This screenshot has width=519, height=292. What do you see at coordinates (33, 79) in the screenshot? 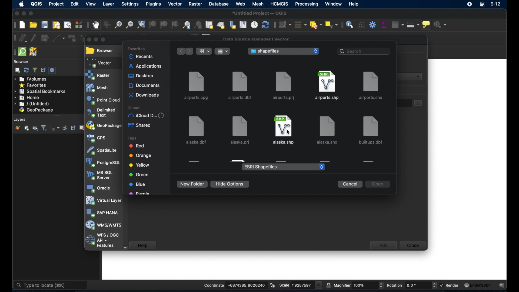
I see `volumes` at bounding box center [33, 79].